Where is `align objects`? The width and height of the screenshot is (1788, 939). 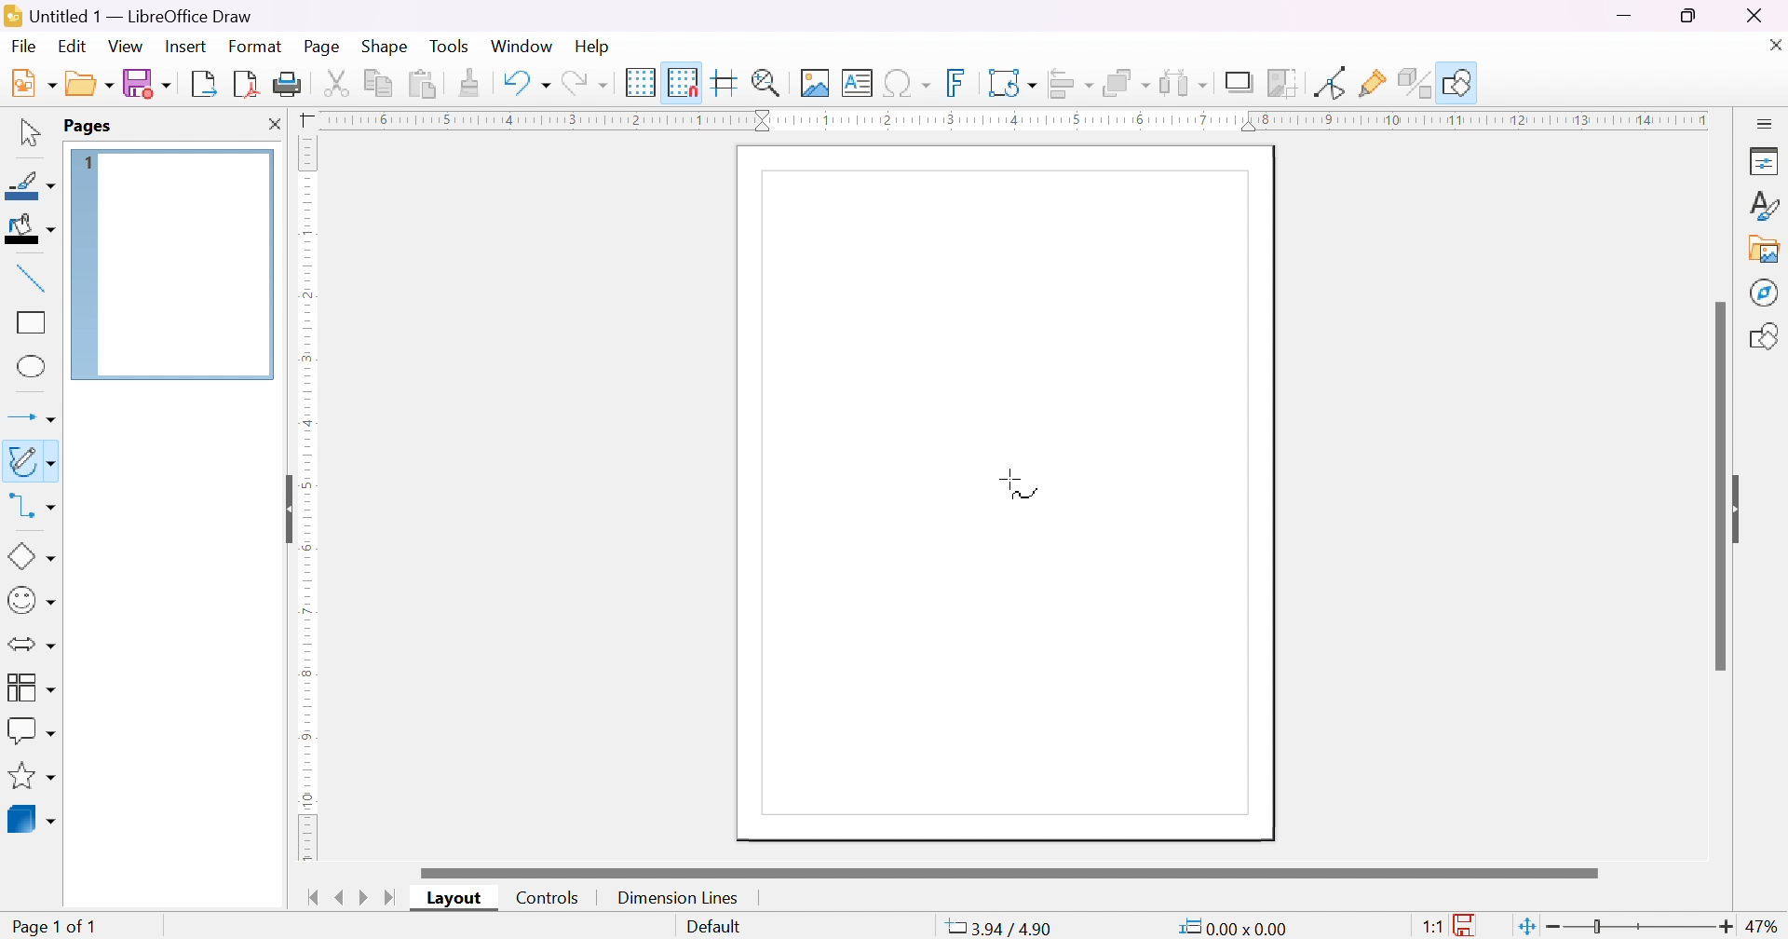
align objects is located at coordinates (1068, 85).